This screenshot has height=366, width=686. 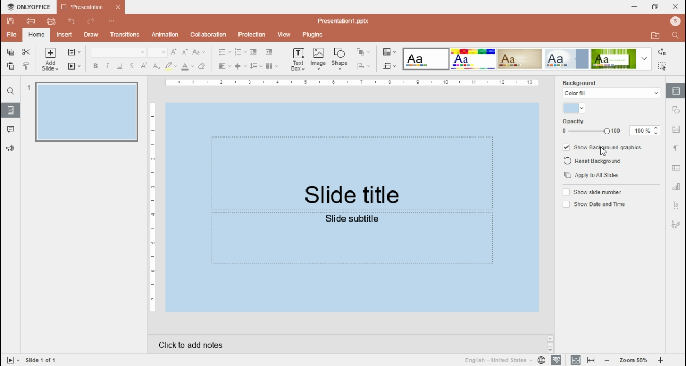 What do you see at coordinates (91, 35) in the screenshot?
I see `draw` at bounding box center [91, 35].